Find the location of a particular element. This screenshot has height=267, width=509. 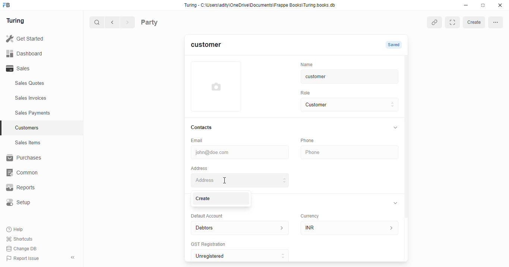

Shortcuts is located at coordinates (22, 239).